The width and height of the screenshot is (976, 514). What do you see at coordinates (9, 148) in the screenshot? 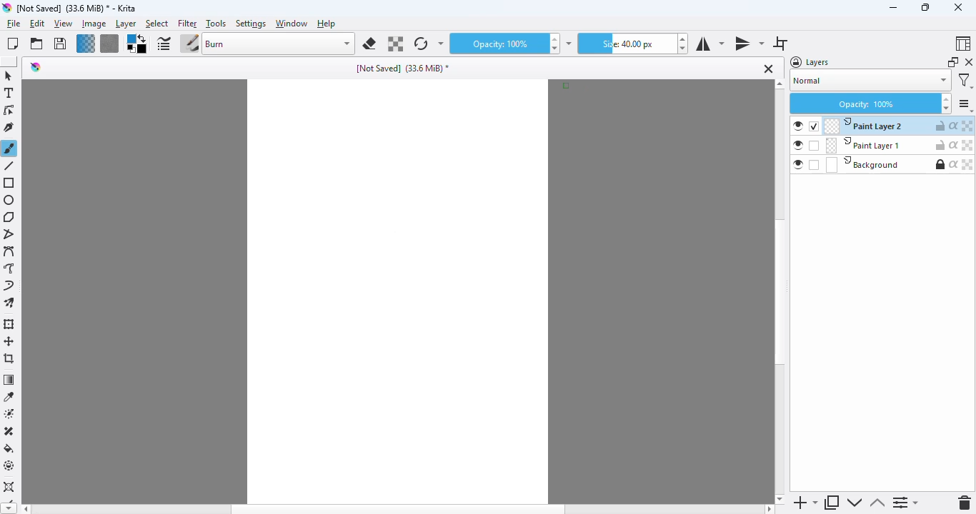
I see `freehand brush tool` at bounding box center [9, 148].